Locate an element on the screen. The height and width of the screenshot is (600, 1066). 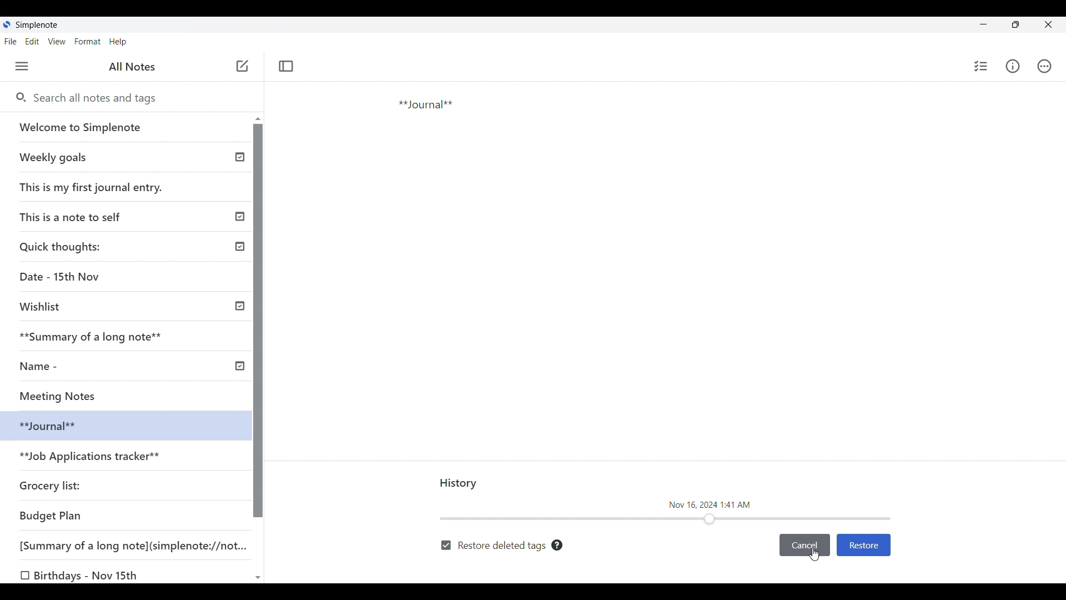
Format menu is located at coordinates (88, 42).